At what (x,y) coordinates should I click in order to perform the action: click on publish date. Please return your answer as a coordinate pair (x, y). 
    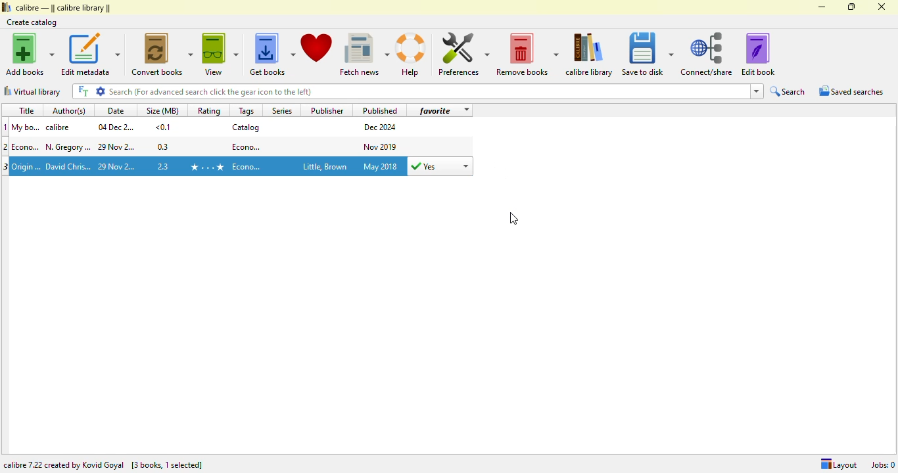
    Looking at the image, I should click on (381, 166).